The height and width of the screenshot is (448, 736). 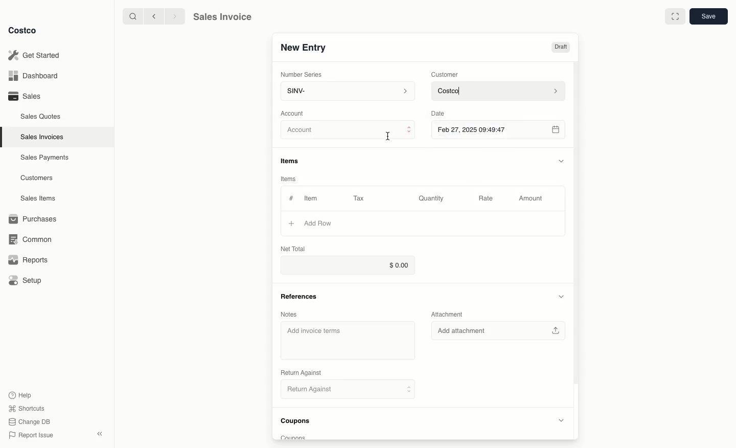 I want to click on ‘Add Row, so click(x=319, y=223).